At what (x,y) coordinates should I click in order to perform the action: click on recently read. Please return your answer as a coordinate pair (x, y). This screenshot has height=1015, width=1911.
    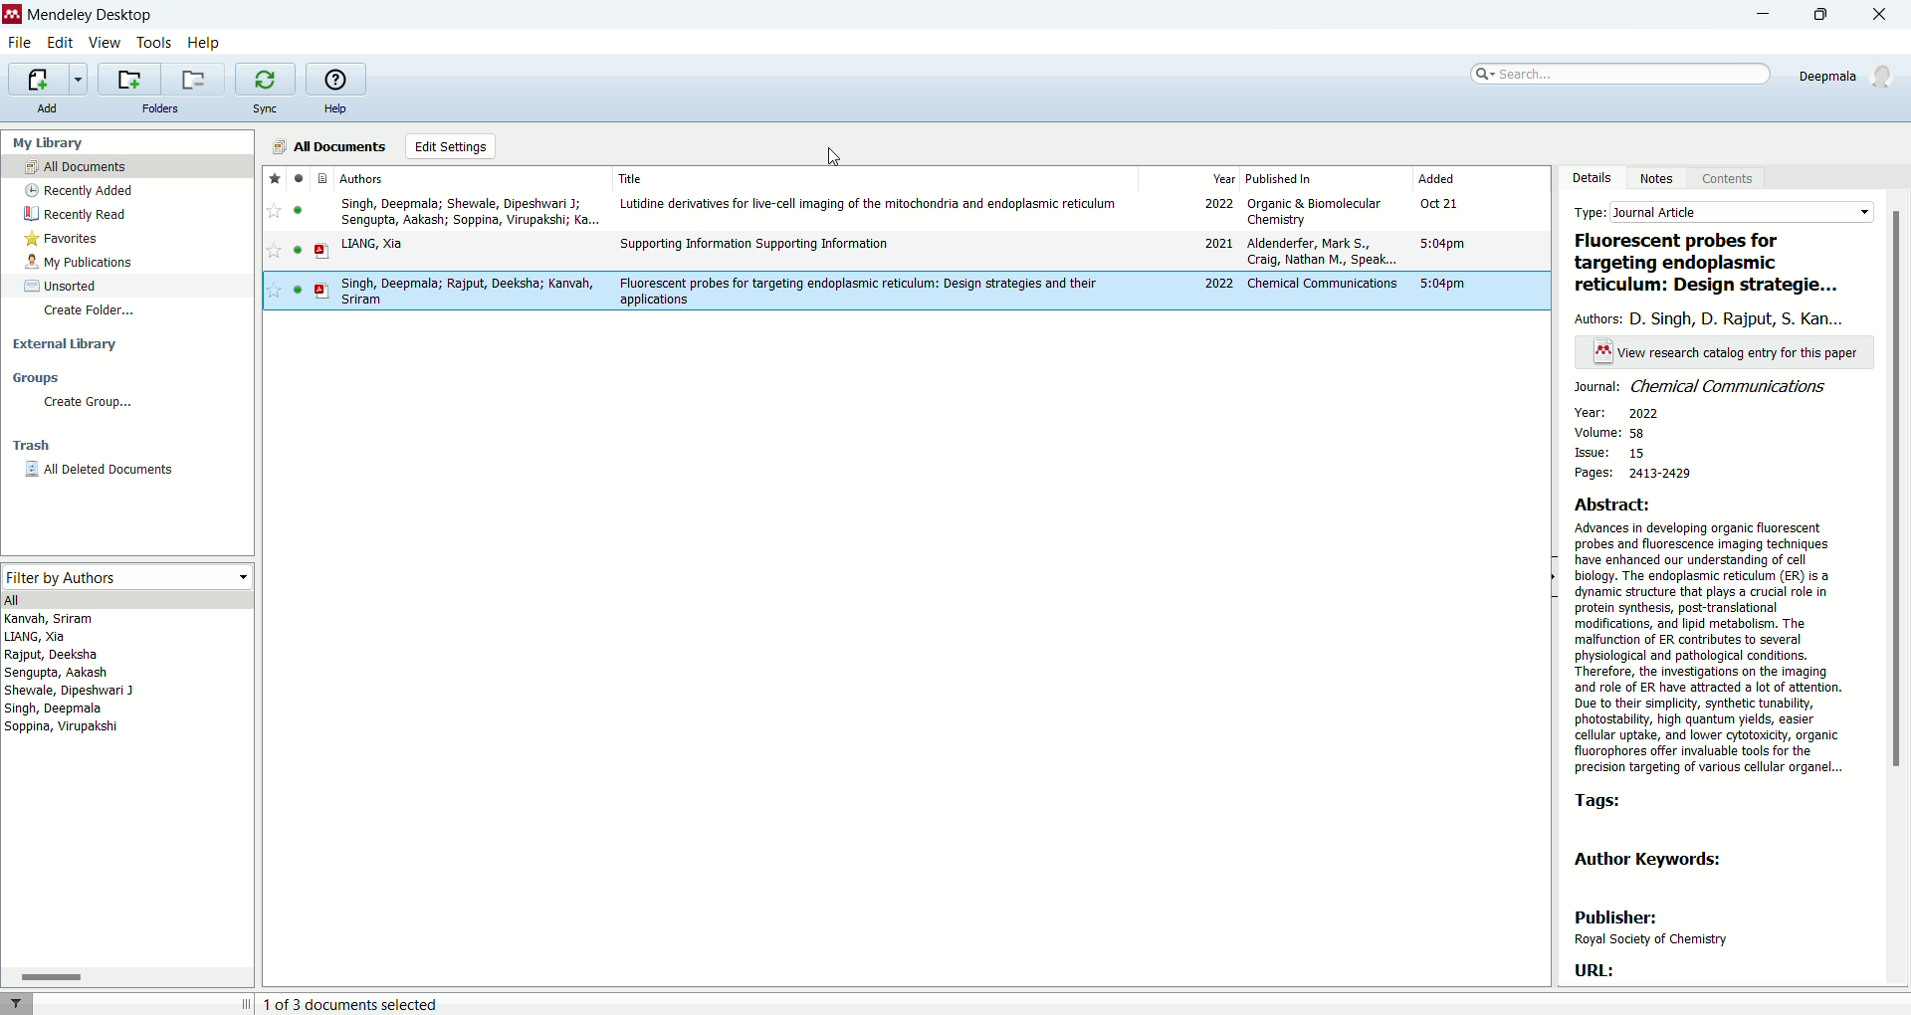
    Looking at the image, I should click on (75, 214).